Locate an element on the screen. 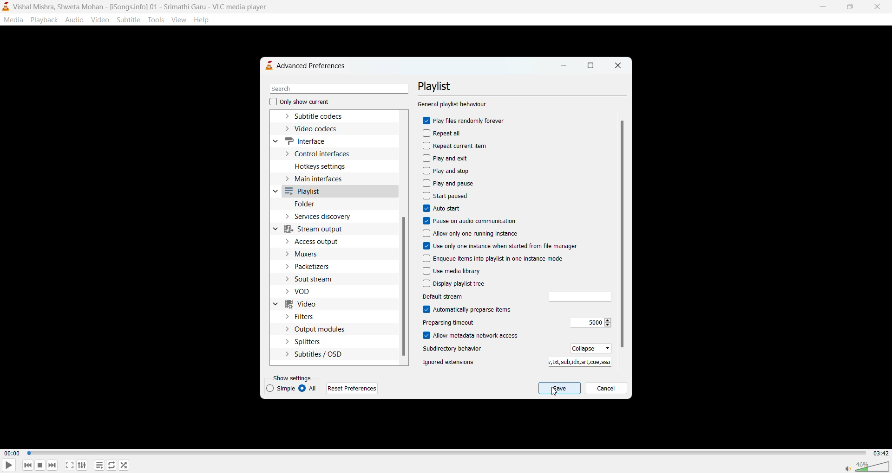 Image resolution: width=892 pixels, height=473 pixels. close is located at coordinates (617, 66).